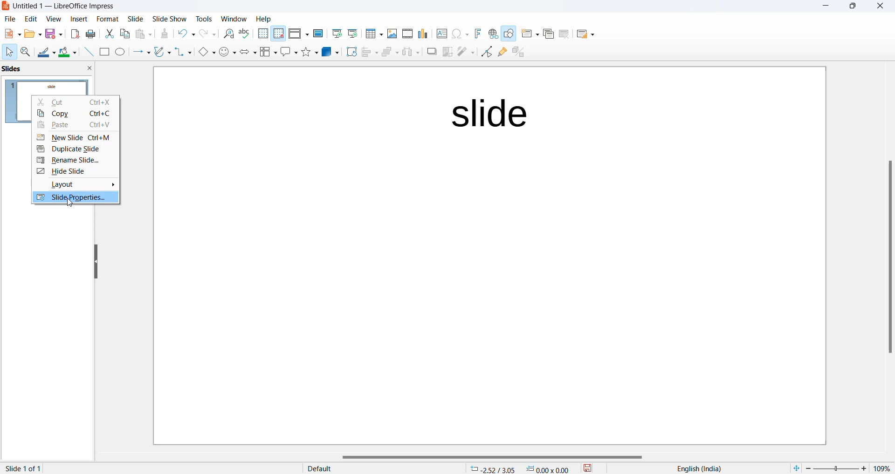 This screenshot has width=895, height=474. What do you see at coordinates (290, 53) in the screenshot?
I see `callout shapes` at bounding box center [290, 53].